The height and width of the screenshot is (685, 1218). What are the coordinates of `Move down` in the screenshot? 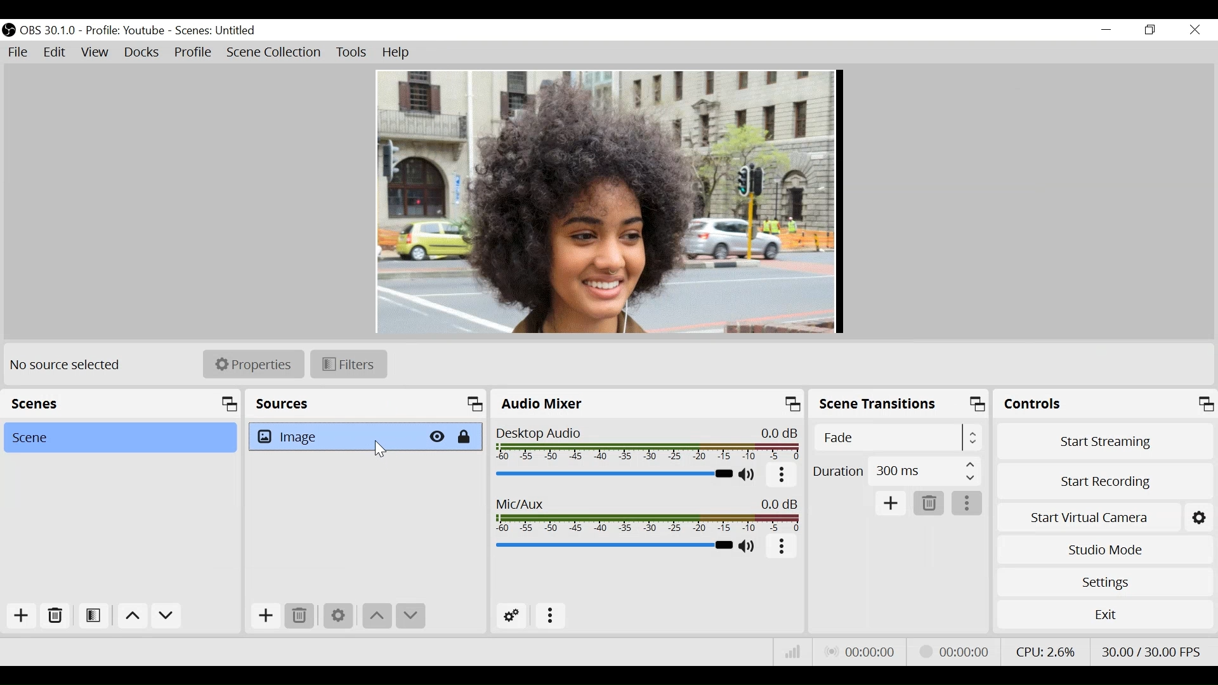 It's located at (168, 616).